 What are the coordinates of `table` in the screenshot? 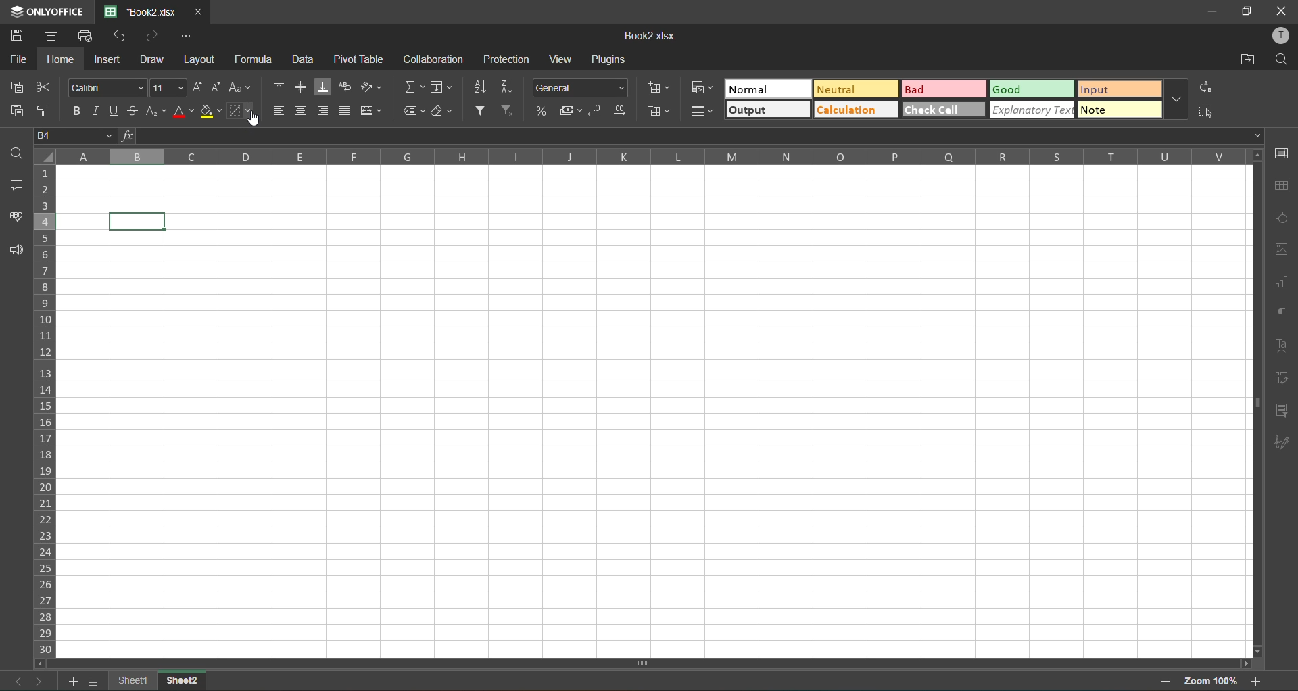 It's located at (1281, 186).